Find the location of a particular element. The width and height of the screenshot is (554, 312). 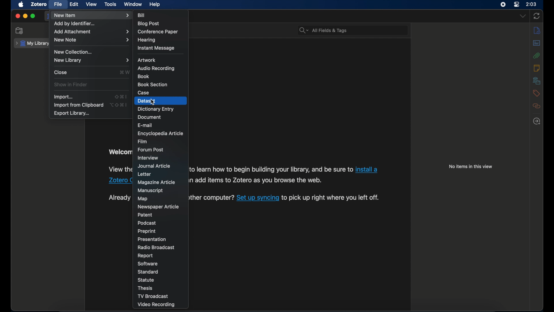

control center is located at coordinates (516, 5).